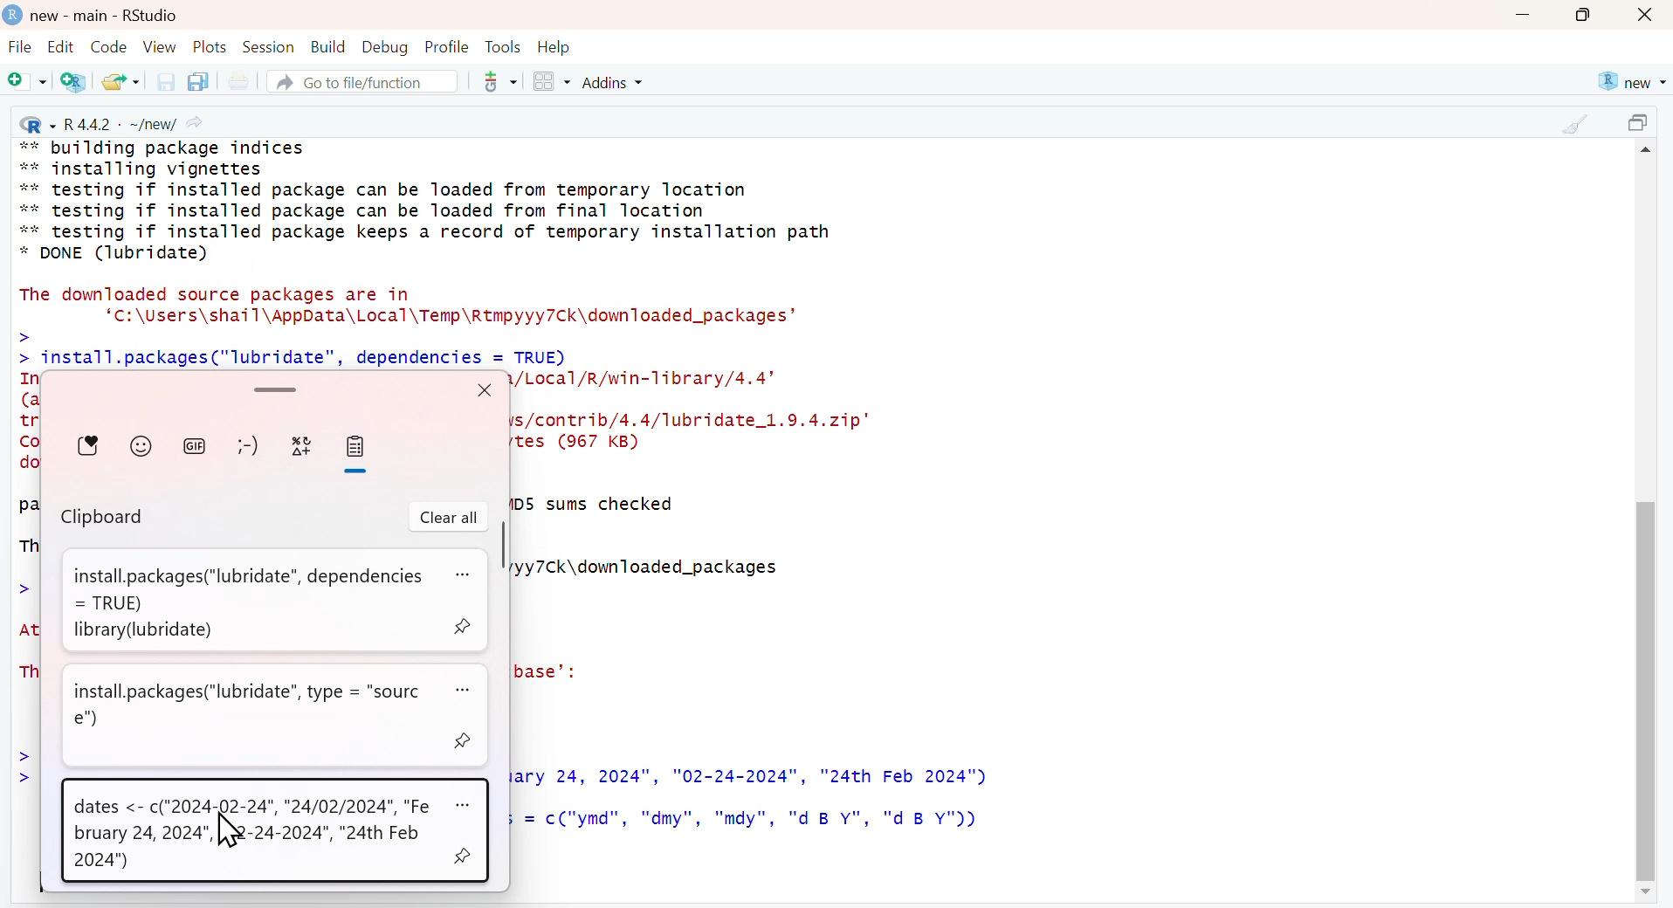 This screenshot has width=1673, height=908. Describe the element at coordinates (90, 445) in the screenshot. I see `favorite` at that location.